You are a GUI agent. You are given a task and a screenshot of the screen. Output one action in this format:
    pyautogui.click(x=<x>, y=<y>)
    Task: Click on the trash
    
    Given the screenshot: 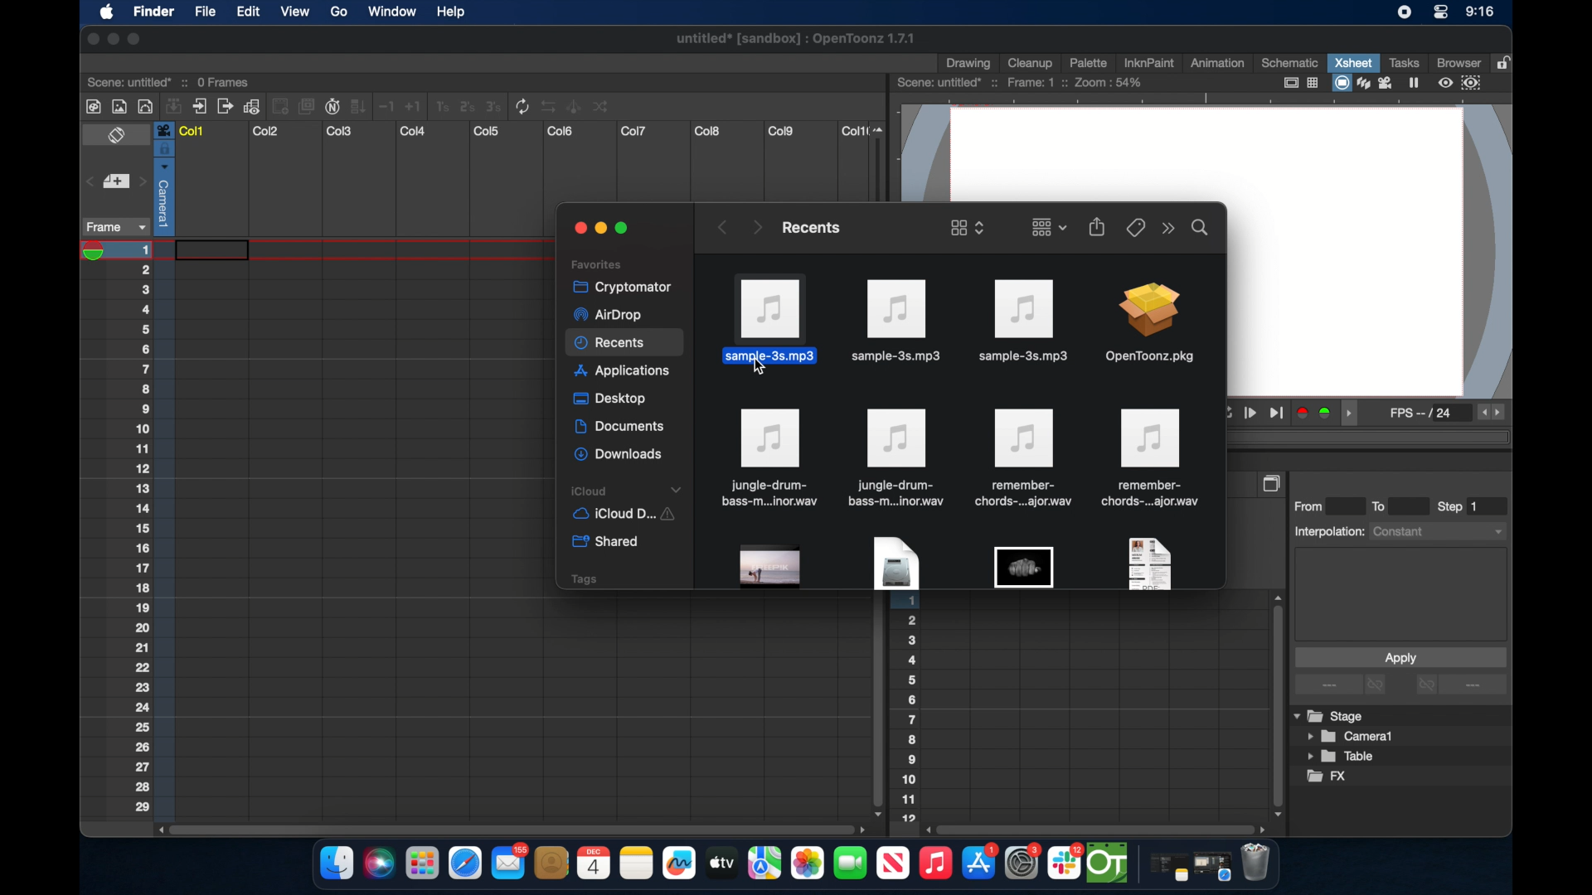 What is the action you would take?
    pyautogui.click(x=1255, y=864)
    